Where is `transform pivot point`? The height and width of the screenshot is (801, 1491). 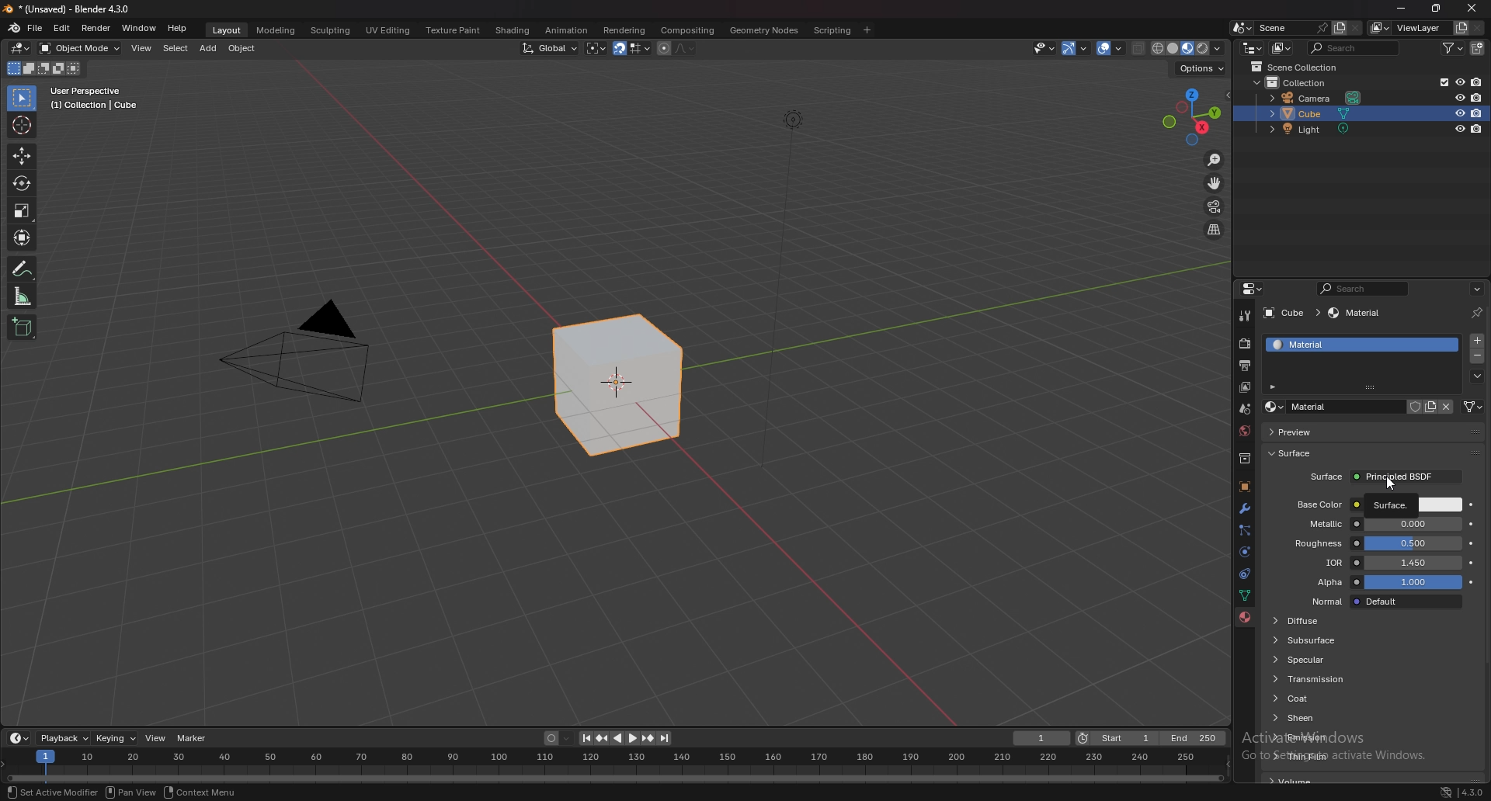 transform pivot point is located at coordinates (596, 48).